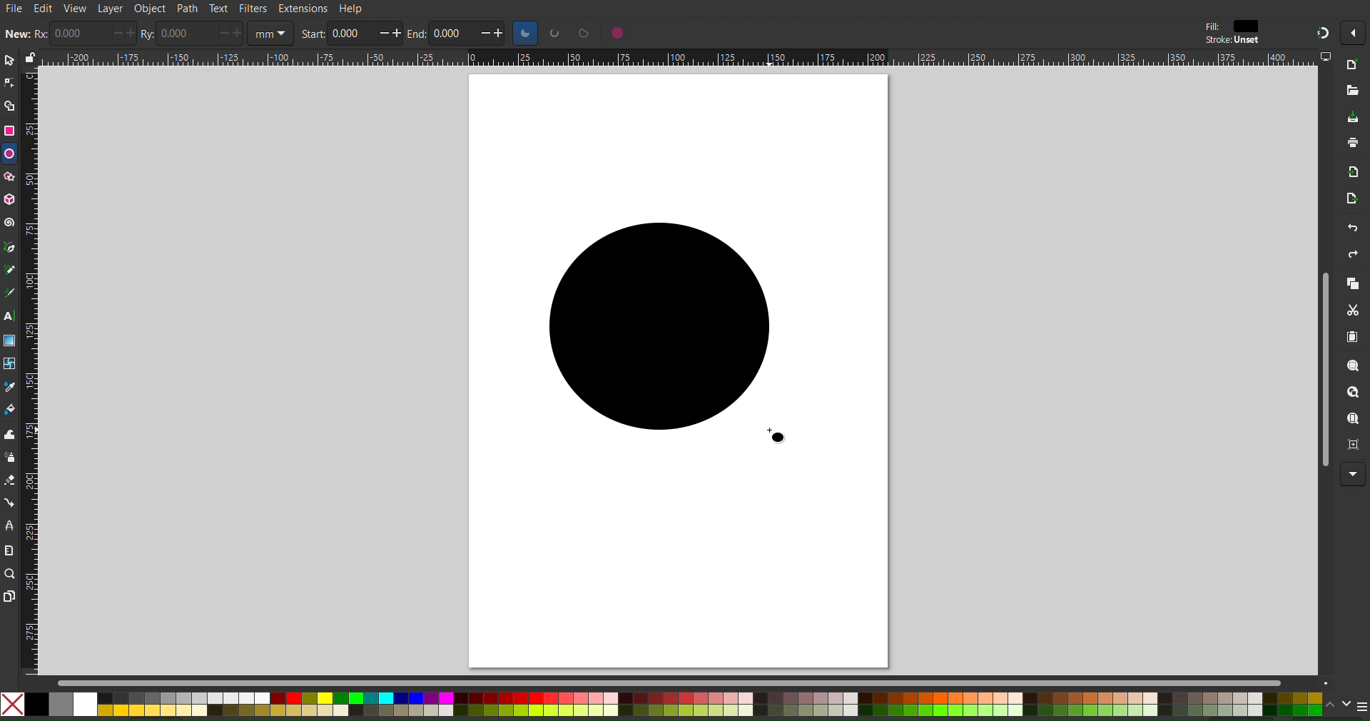  Describe the element at coordinates (669, 323) in the screenshot. I see `Circle (Dragged)` at that location.